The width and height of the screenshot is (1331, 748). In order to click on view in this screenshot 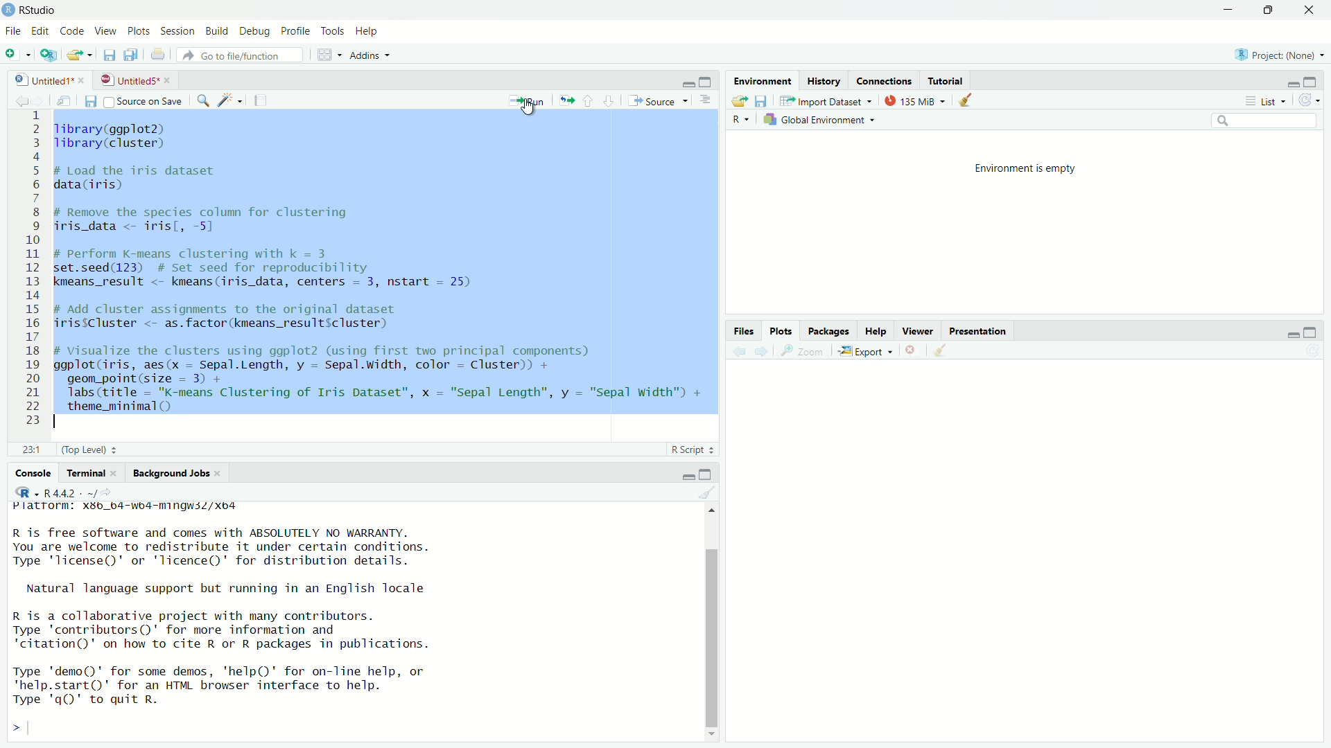, I will do `click(103, 30)`.